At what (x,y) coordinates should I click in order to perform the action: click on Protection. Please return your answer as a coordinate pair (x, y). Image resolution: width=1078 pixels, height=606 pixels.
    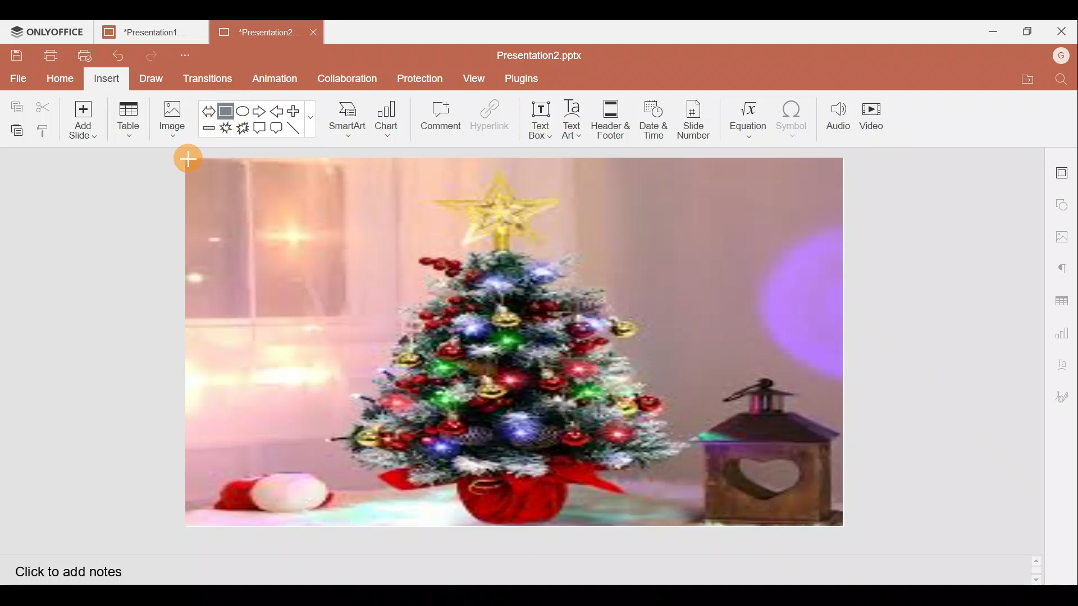
    Looking at the image, I should click on (417, 78).